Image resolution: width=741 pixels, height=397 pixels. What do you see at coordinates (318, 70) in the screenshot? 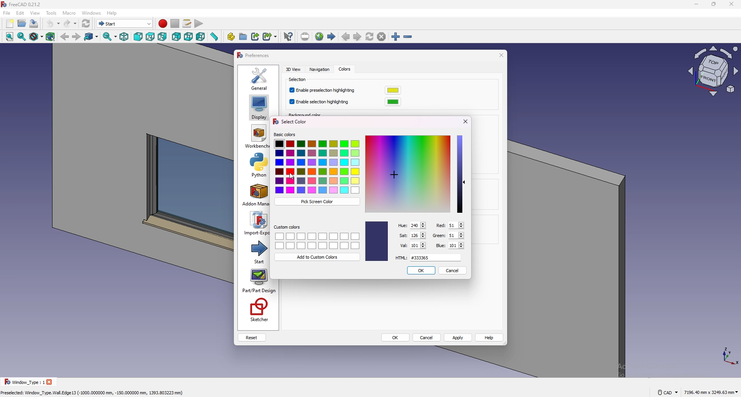
I see `navigation` at bounding box center [318, 70].